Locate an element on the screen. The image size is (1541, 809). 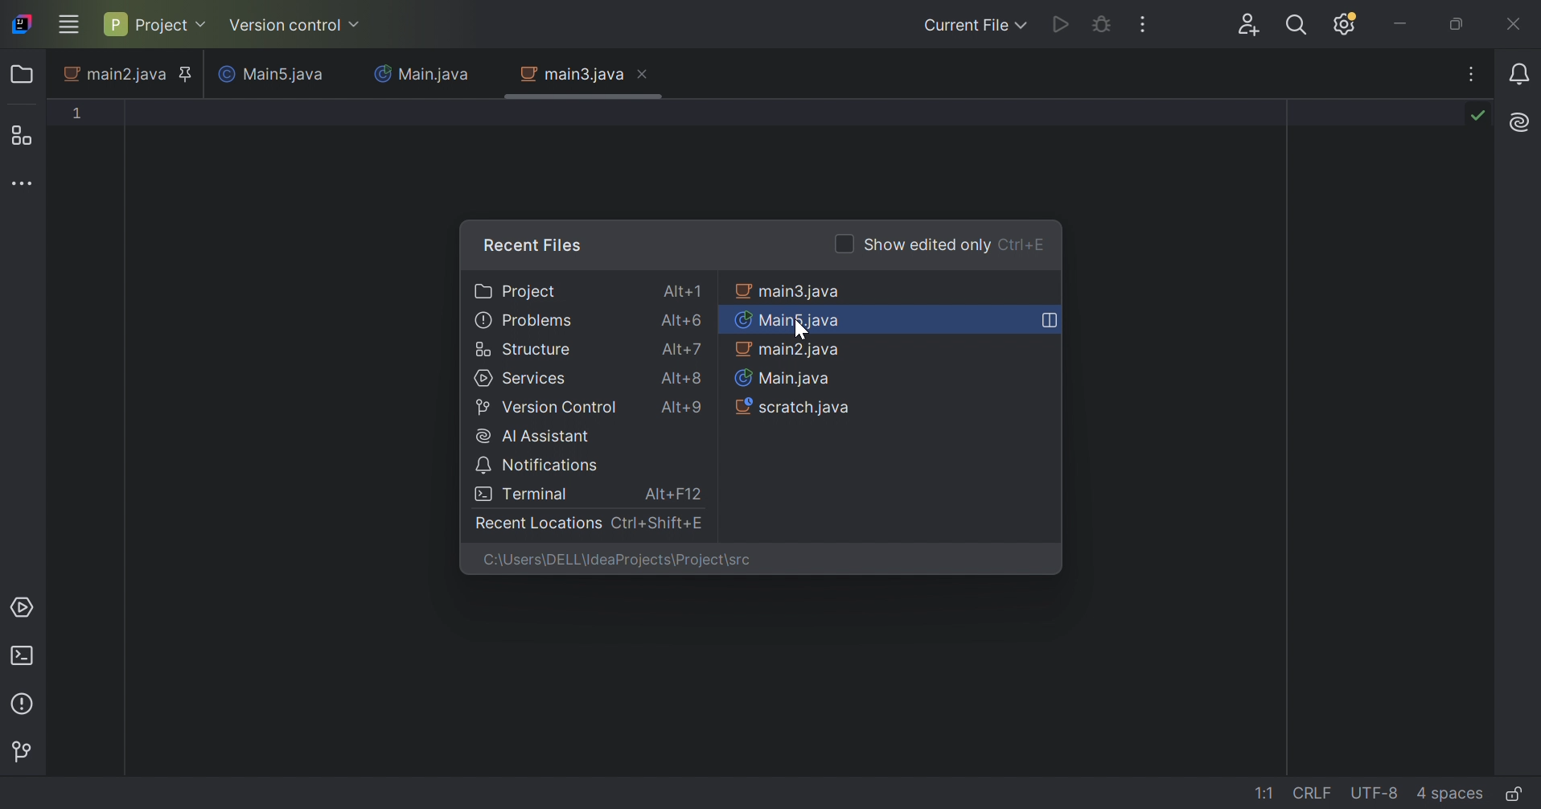
AI Assistant is located at coordinates (1519, 124).